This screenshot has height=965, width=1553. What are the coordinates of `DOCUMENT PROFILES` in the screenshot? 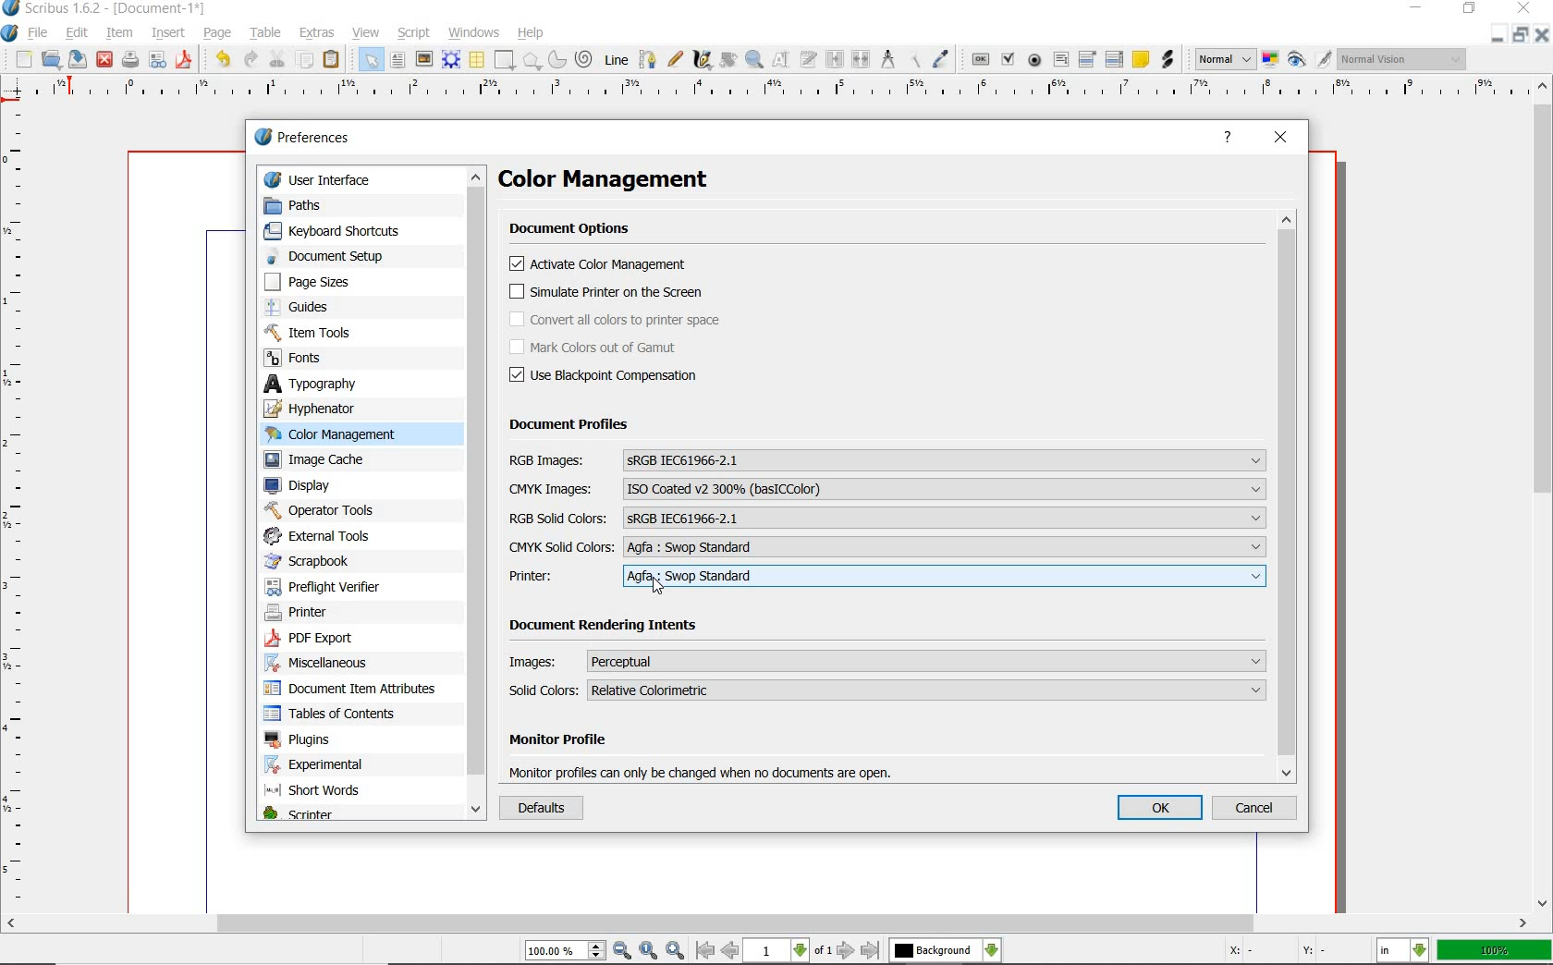 It's located at (569, 425).